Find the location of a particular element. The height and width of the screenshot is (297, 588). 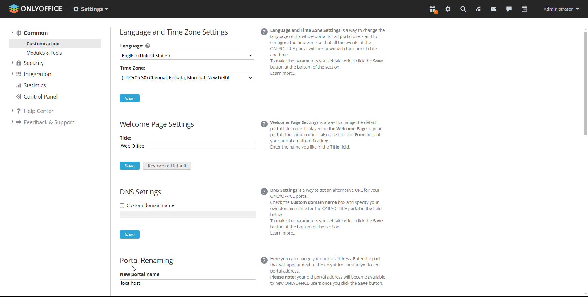

profile is located at coordinates (560, 9).